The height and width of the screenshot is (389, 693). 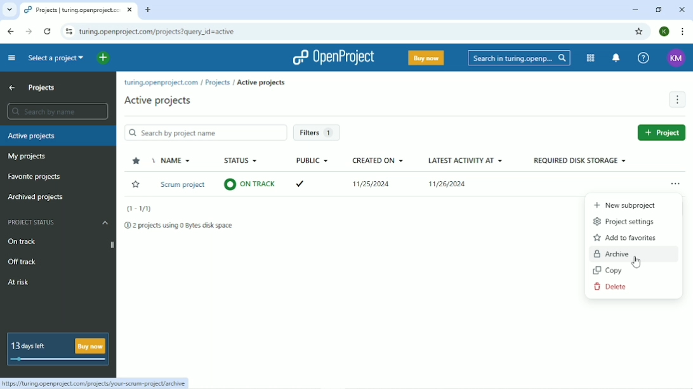 I want to click on Close, so click(x=682, y=10).